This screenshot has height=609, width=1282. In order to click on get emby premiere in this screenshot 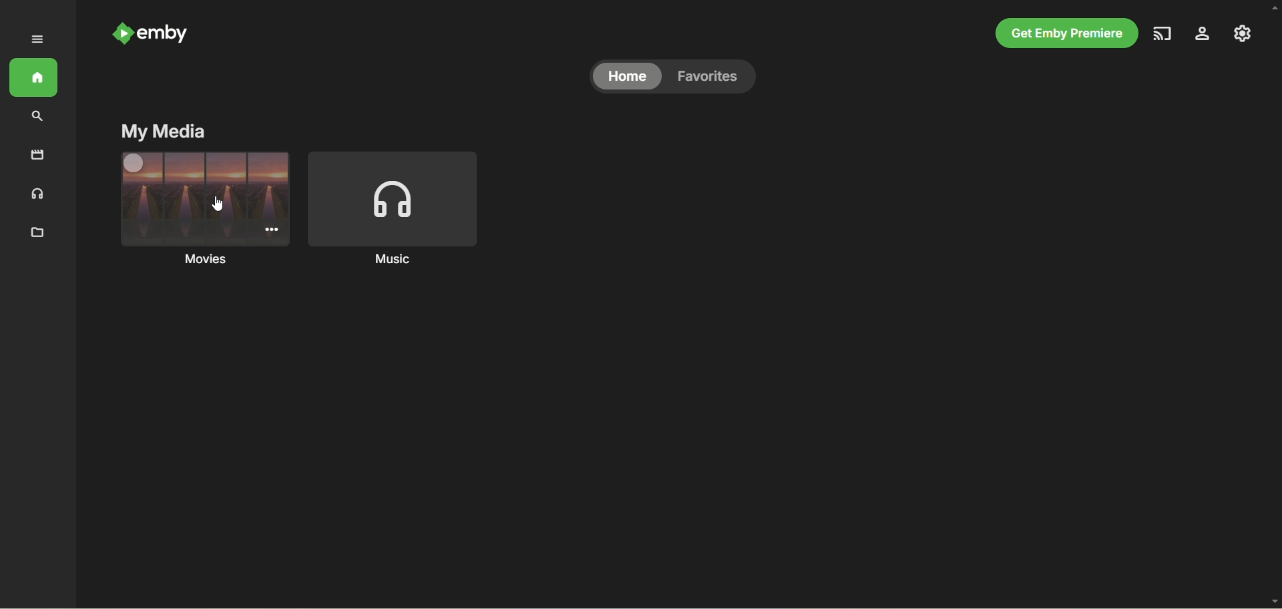, I will do `click(1067, 32)`.